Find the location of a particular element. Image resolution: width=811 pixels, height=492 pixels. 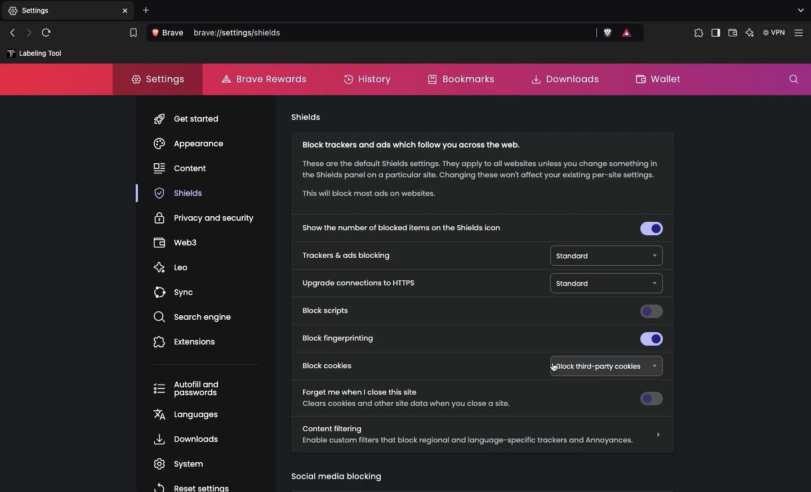

webs3 is located at coordinates (177, 244).